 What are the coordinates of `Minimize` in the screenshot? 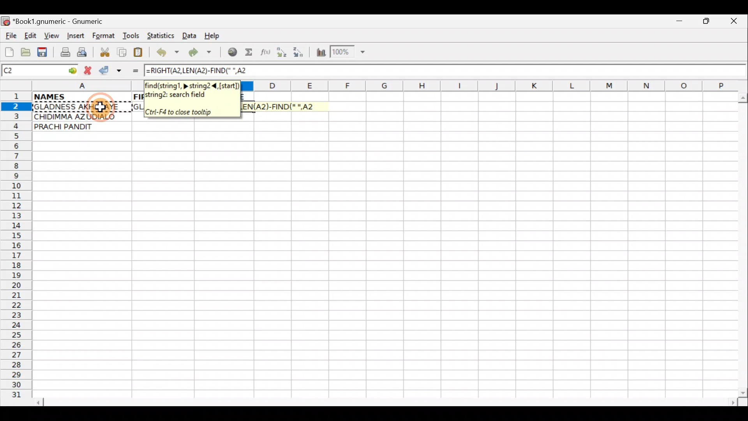 It's located at (677, 23).